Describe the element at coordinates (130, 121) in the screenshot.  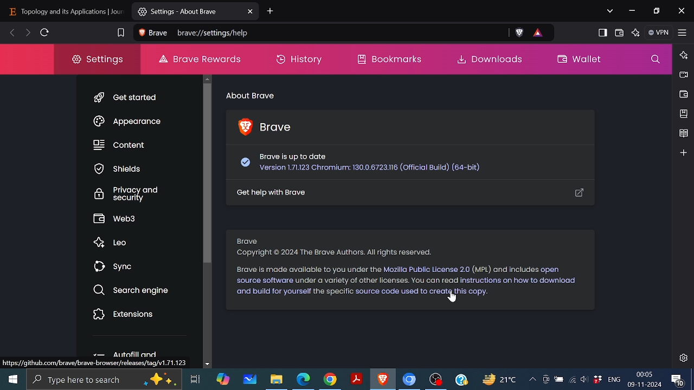
I see `Appearences` at that location.